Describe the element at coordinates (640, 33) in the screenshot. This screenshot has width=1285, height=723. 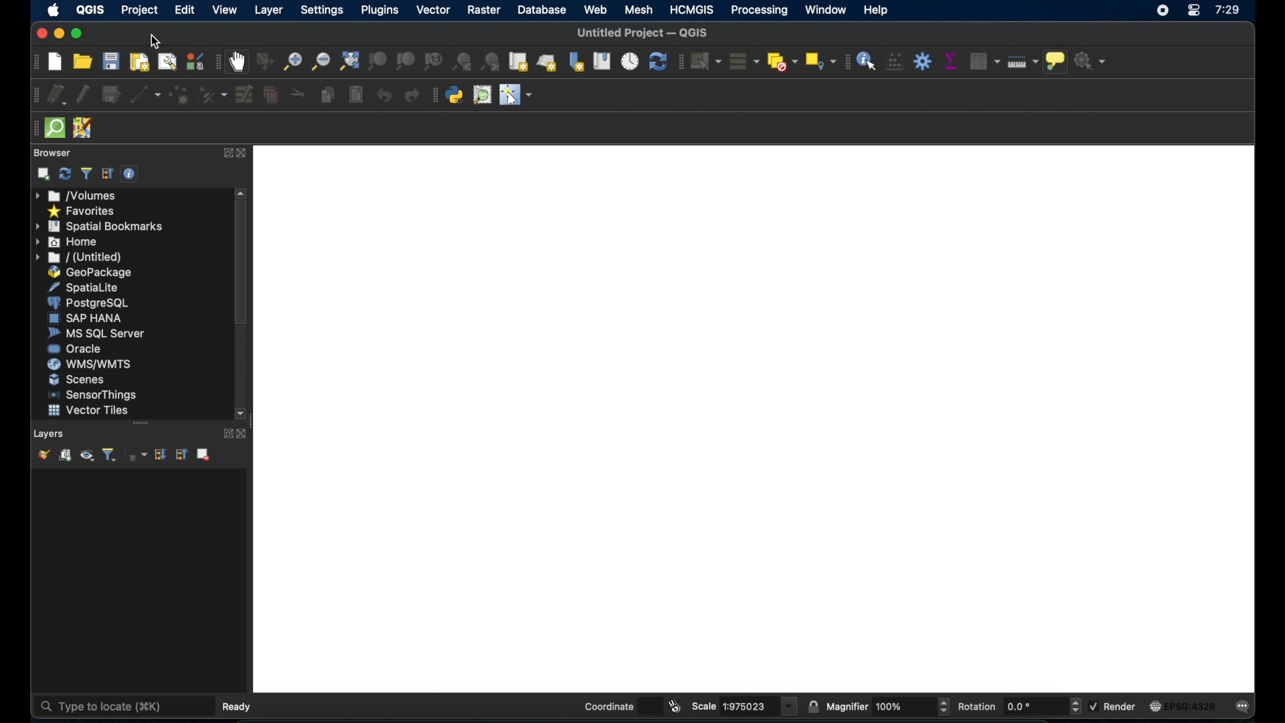
I see `untitled project -QGIS` at that location.